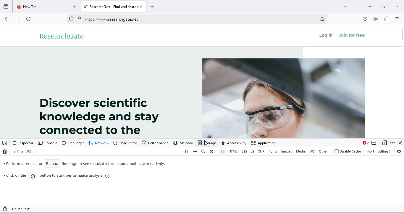 The image size is (404, 213). What do you see at coordinates (261, 151) in the screenshot?
I see `xhr` at bounding box center [261, 151].